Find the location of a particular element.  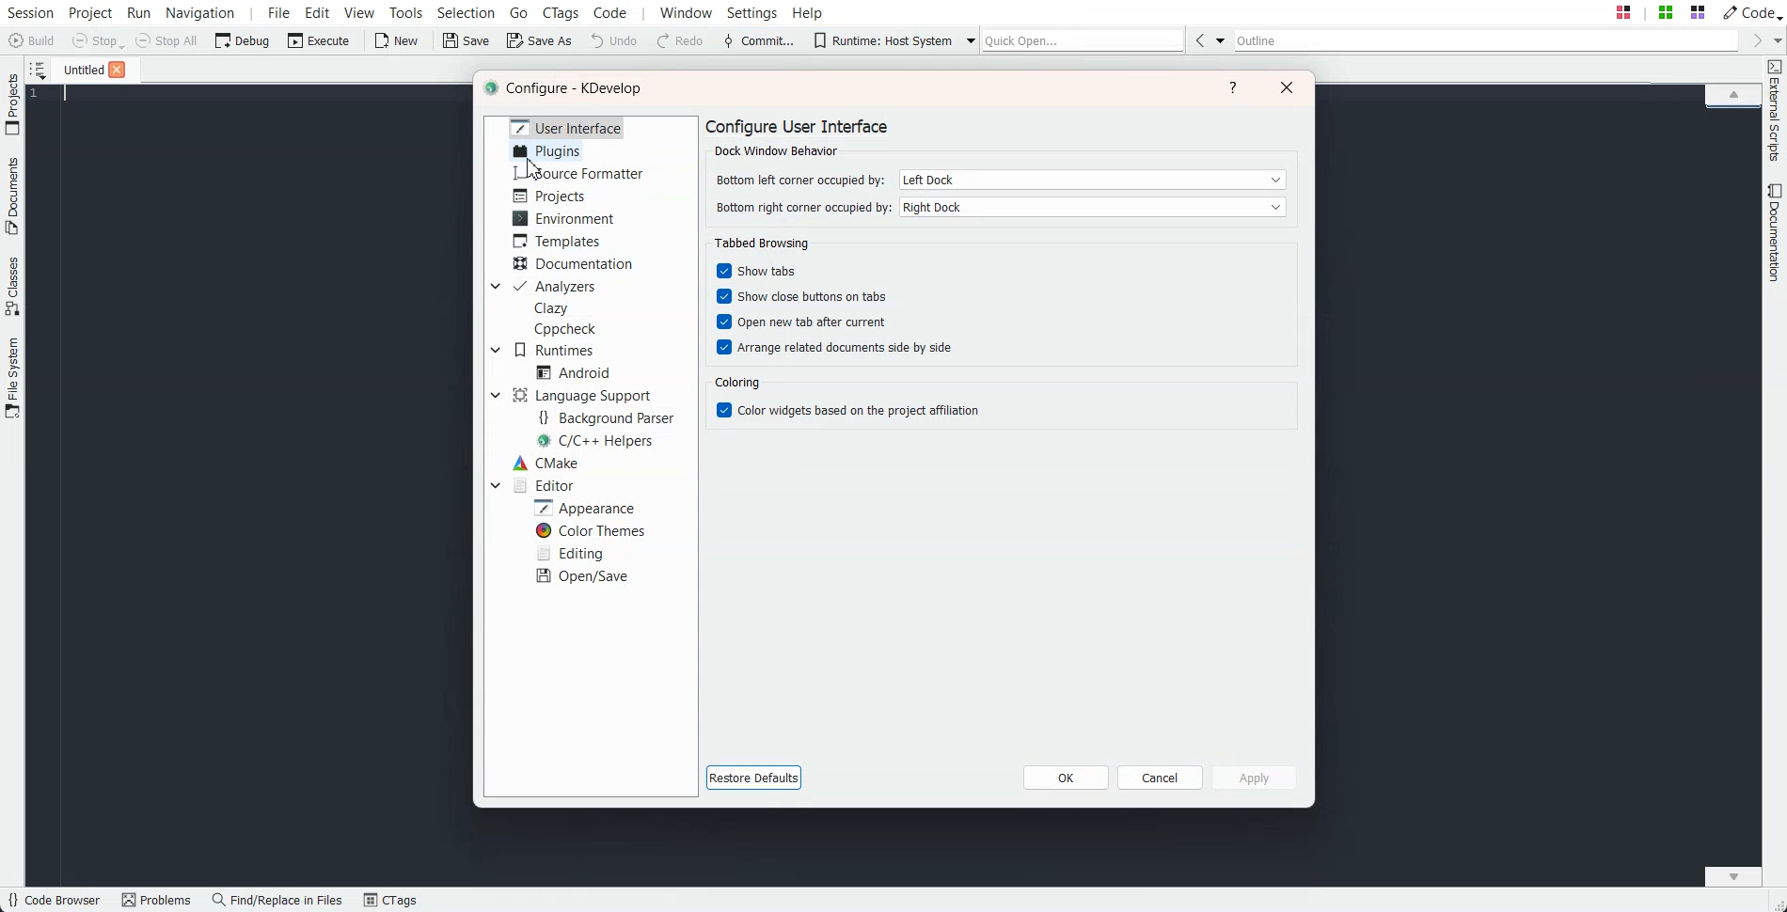

Close is located at coordinates (117, 70).